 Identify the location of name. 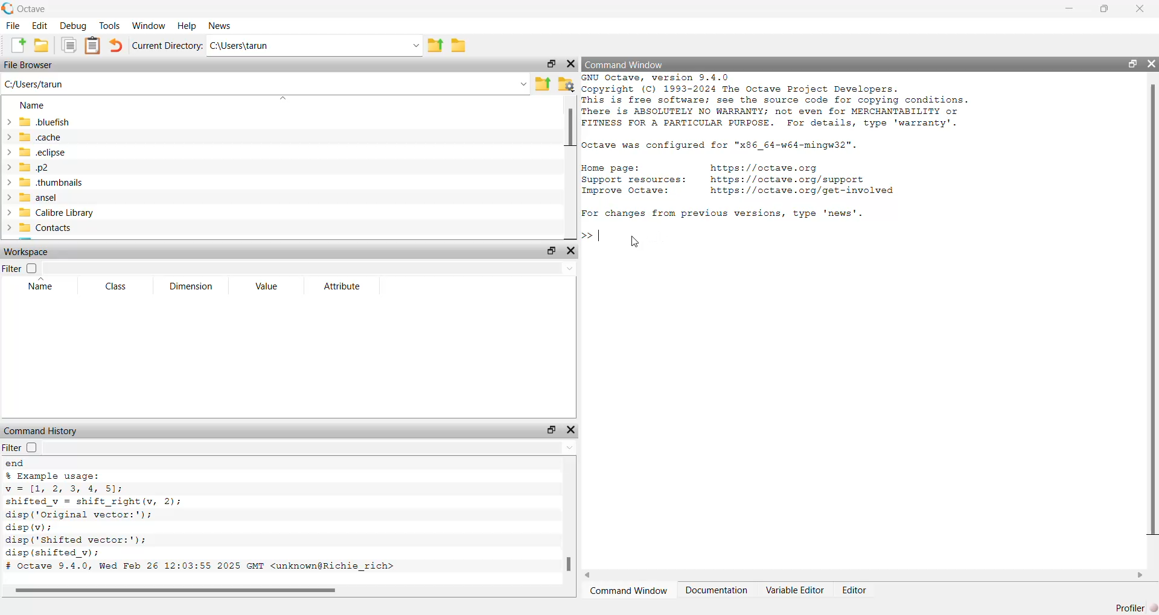
(34, 106).